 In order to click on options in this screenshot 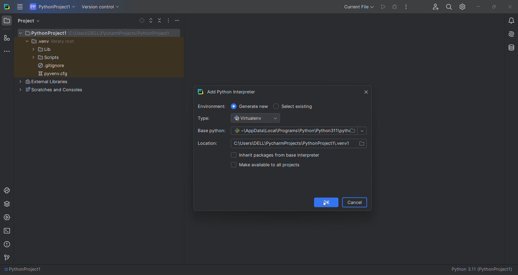, I will do `click(169, 21)`.